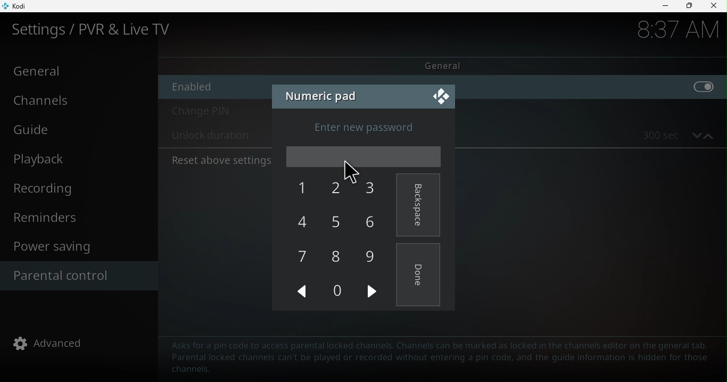  What do you see at coordinates (100, 30) in the screenshot?
I see `Settings/PVR and Live TV` at bounding box center [100, 30].